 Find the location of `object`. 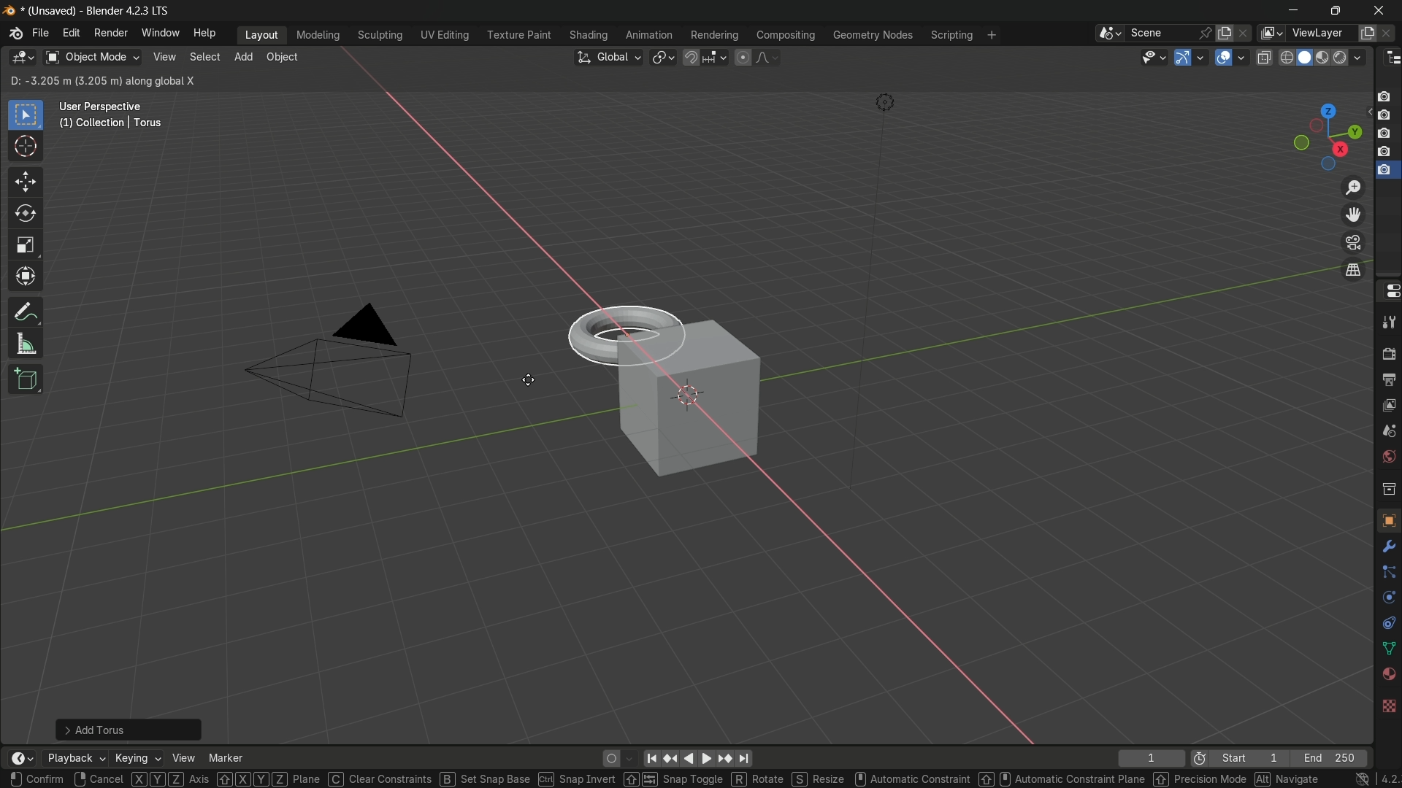

object is located at coordinates (1388, 519).